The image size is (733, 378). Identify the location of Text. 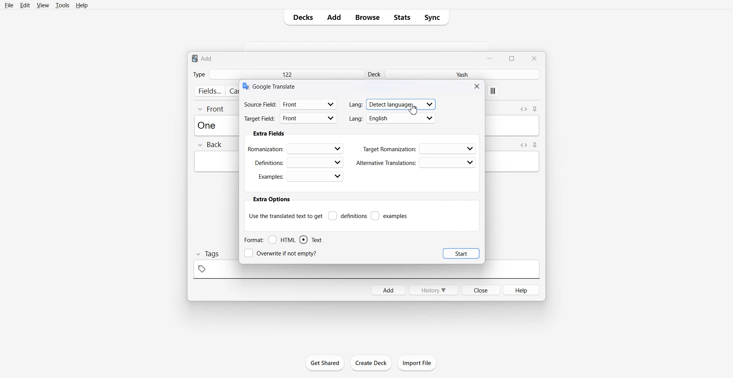
(275, 86).